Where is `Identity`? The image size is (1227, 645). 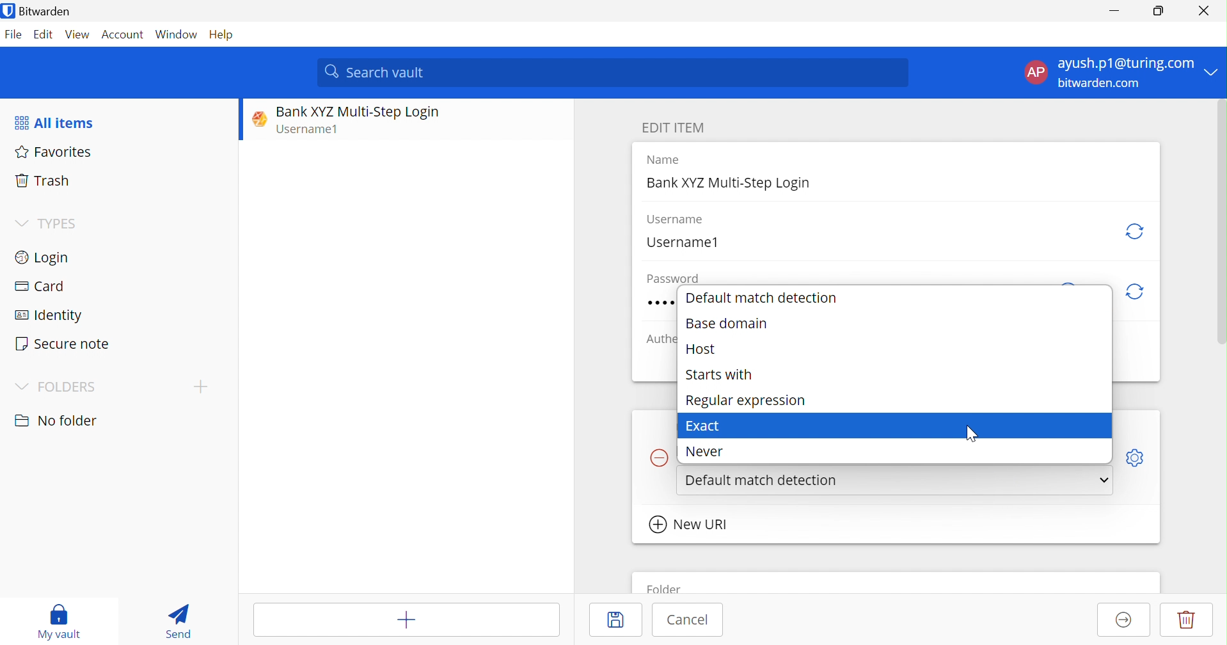
Identity is located at coordinates (49, 316).